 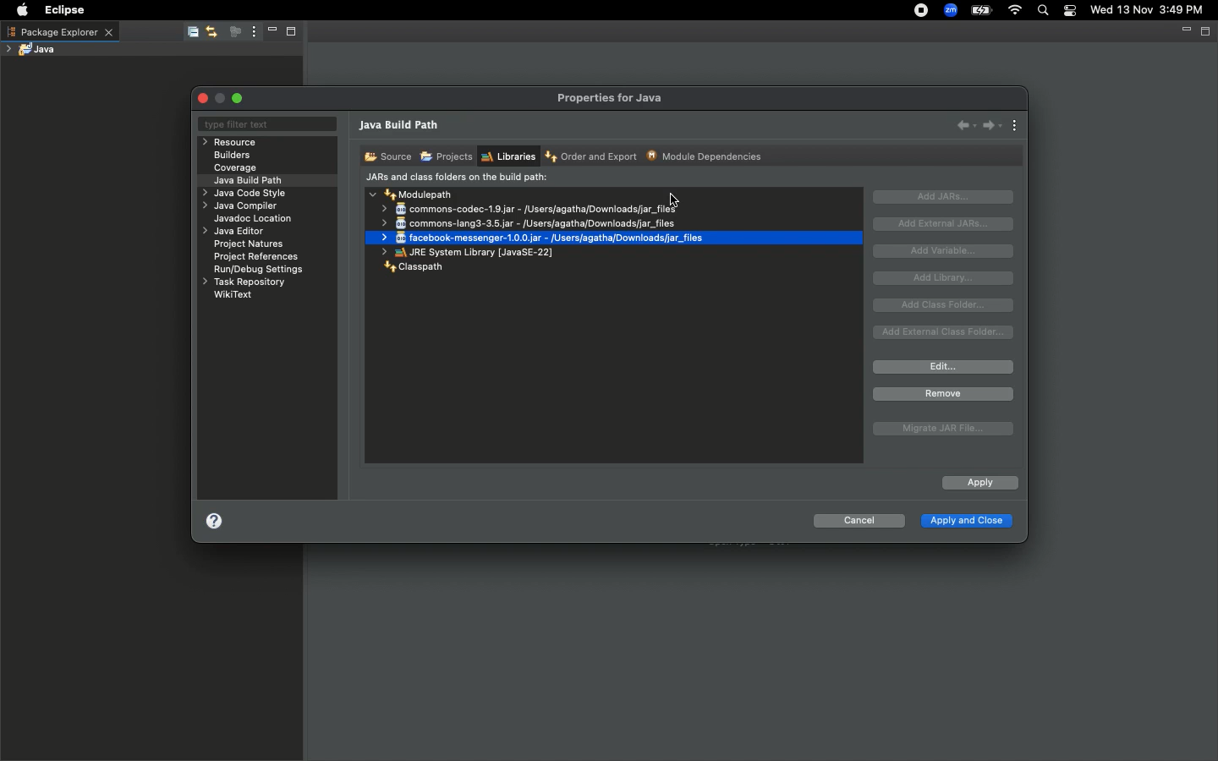 I want to click on Collapse all, so click(x=191, y=33).